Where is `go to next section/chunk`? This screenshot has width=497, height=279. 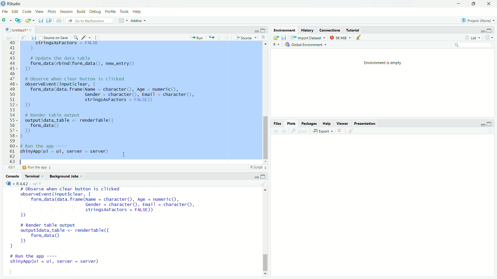
go to next section/chunk is located at coordinates (226, 37).